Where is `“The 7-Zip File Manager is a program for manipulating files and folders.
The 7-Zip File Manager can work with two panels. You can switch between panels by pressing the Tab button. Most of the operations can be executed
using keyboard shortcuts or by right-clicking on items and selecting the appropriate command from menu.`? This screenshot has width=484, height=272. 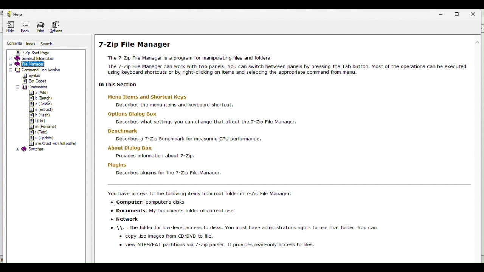
“The 7-Zip File Manager is a program for manipulating files and folders.
The 7-Zip File Manager can work with two panels. You can switch between panels by pressing the Tab button. Most of the operations can be executed
using keyboard shortcuts or by right-clicking on items and selecting the appropriate command from menu. is located at coordinates (286, 67).